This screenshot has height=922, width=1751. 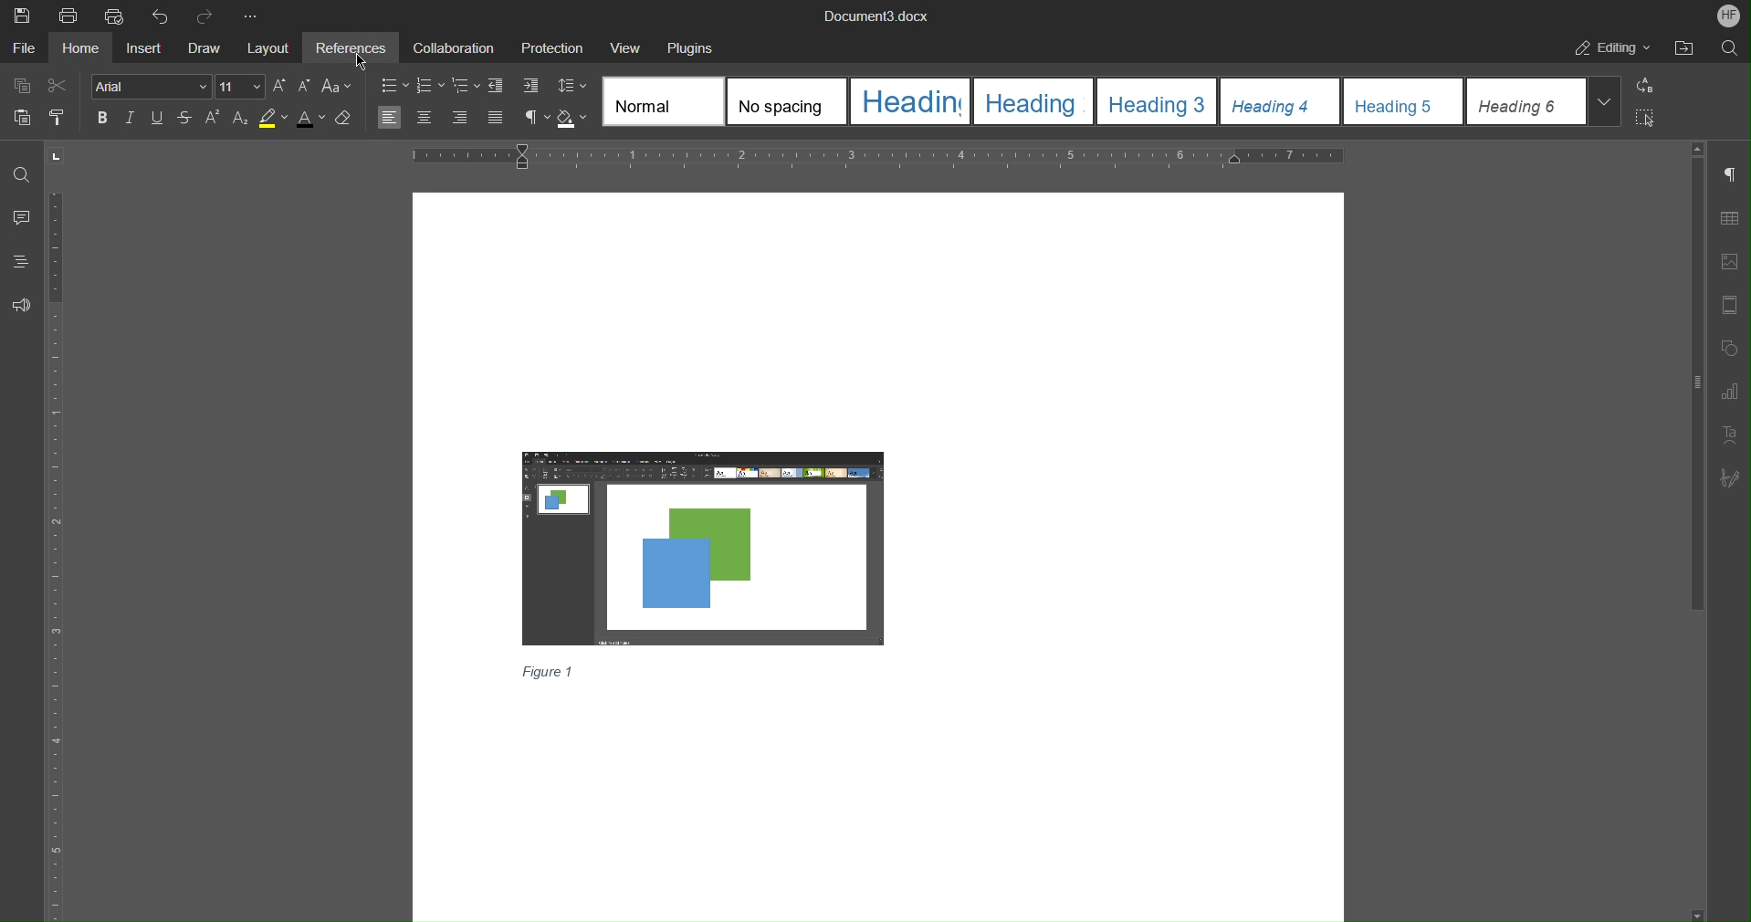 What do you see at coordinates (425, 118) in the screenshot?
I see `Center` at bounding box center [425, 118].